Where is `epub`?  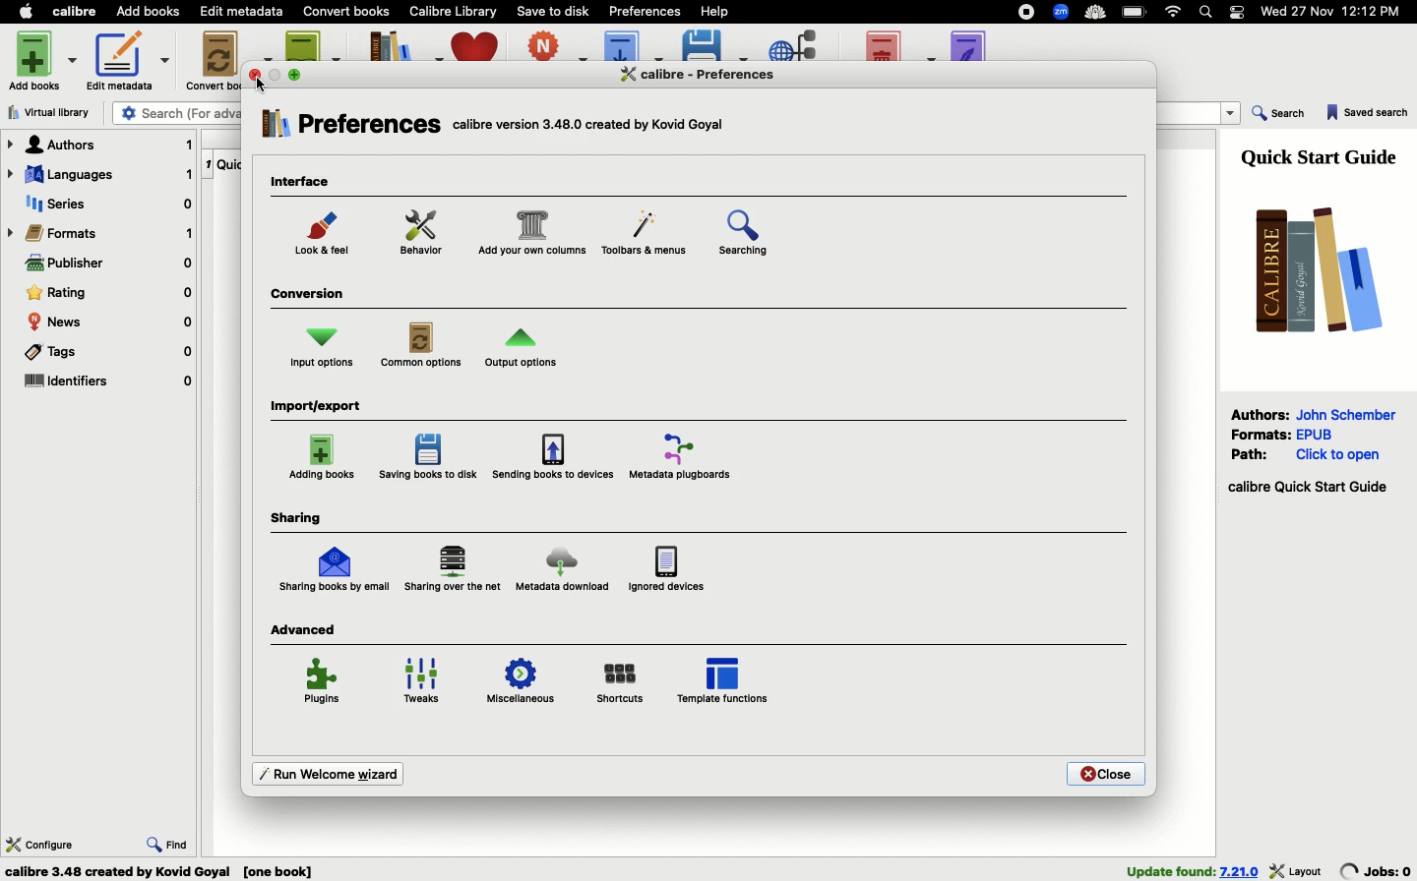 epub is located at coordinates (1315, 434).